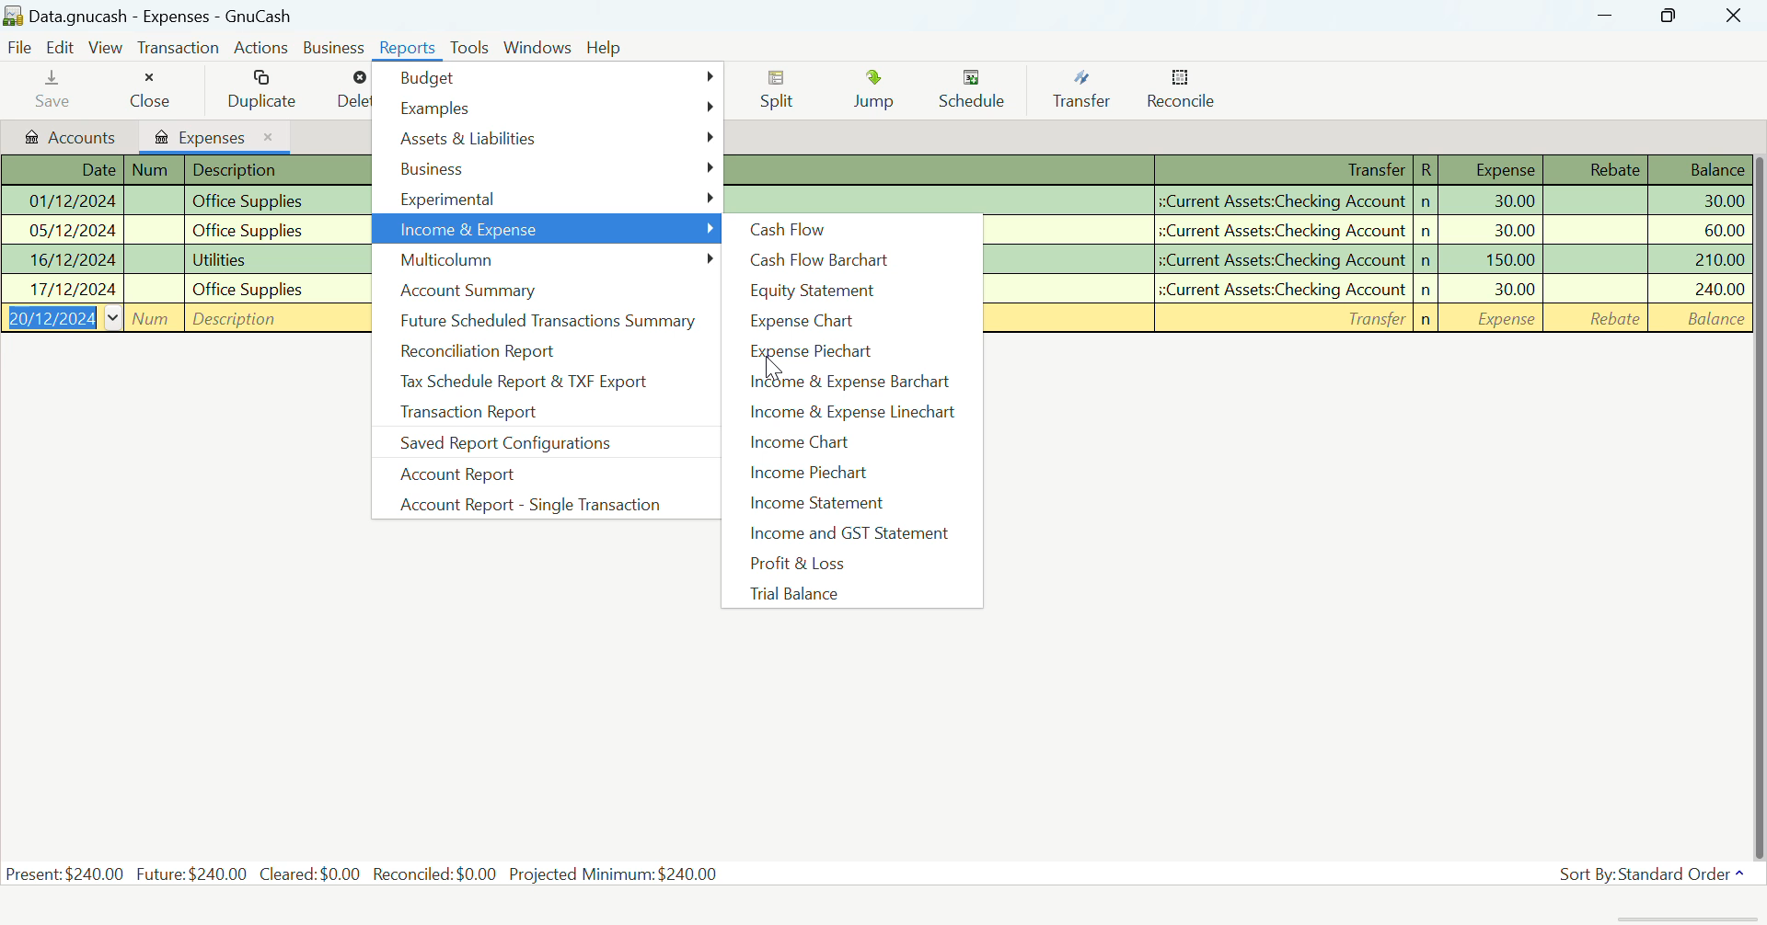 Image resolution: width=1767 pixels, height=925 pixels. I want to click on Cursor on Expense Piechart, so click(772, 361).